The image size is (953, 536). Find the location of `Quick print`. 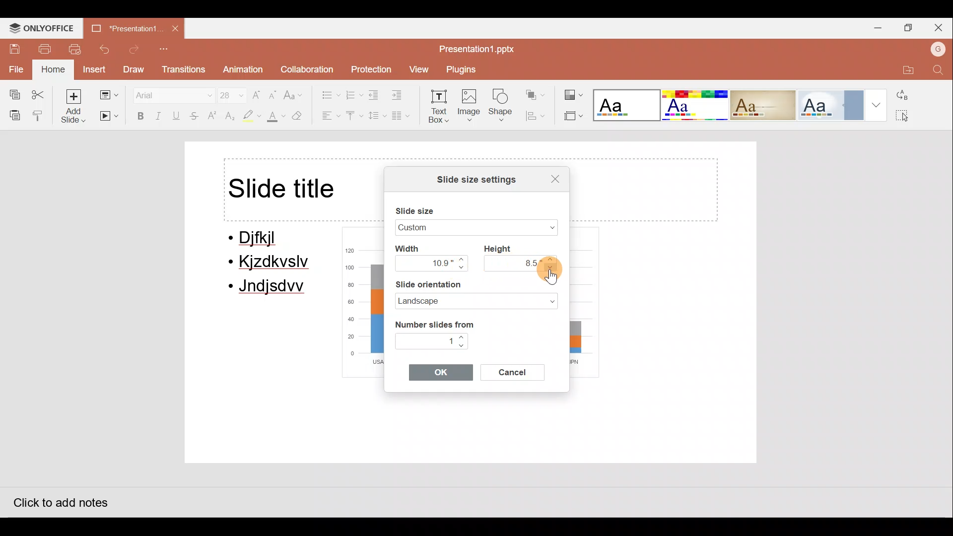

Quick print is located at coordinates (77, 50).